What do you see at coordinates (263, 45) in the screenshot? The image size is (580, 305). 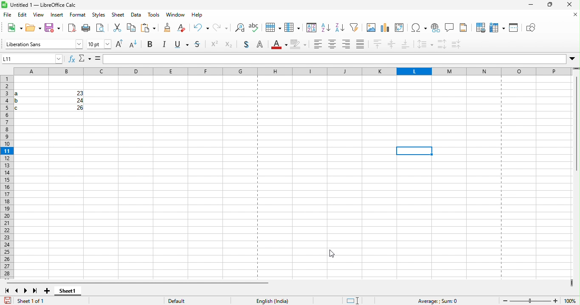 I see `apply outline` at bounding box center [263, 45].